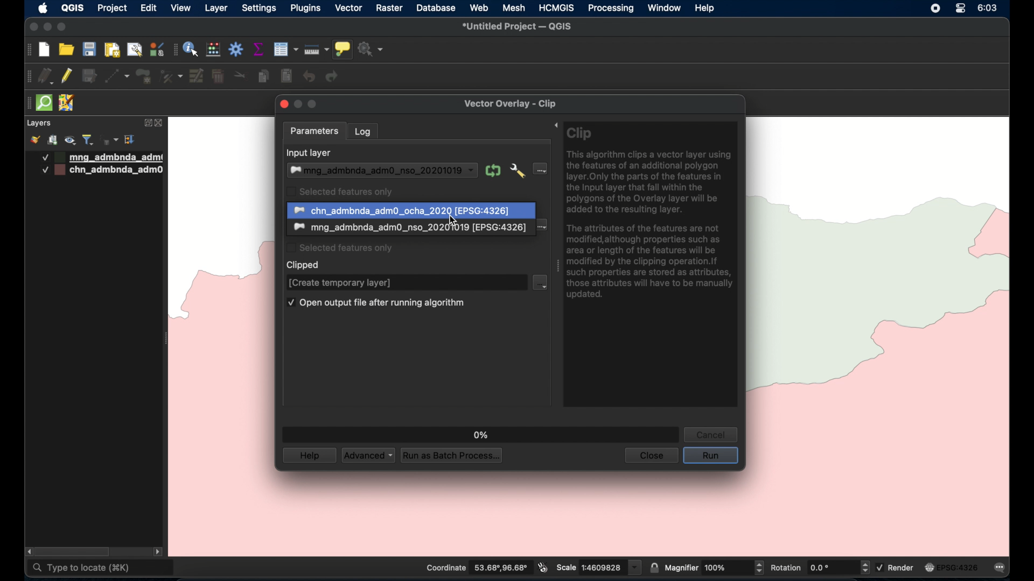 This screenshot has width=1034, height=581. Describe the element at coordinates (363, 131) in the screenshot. I see `log` at that location.